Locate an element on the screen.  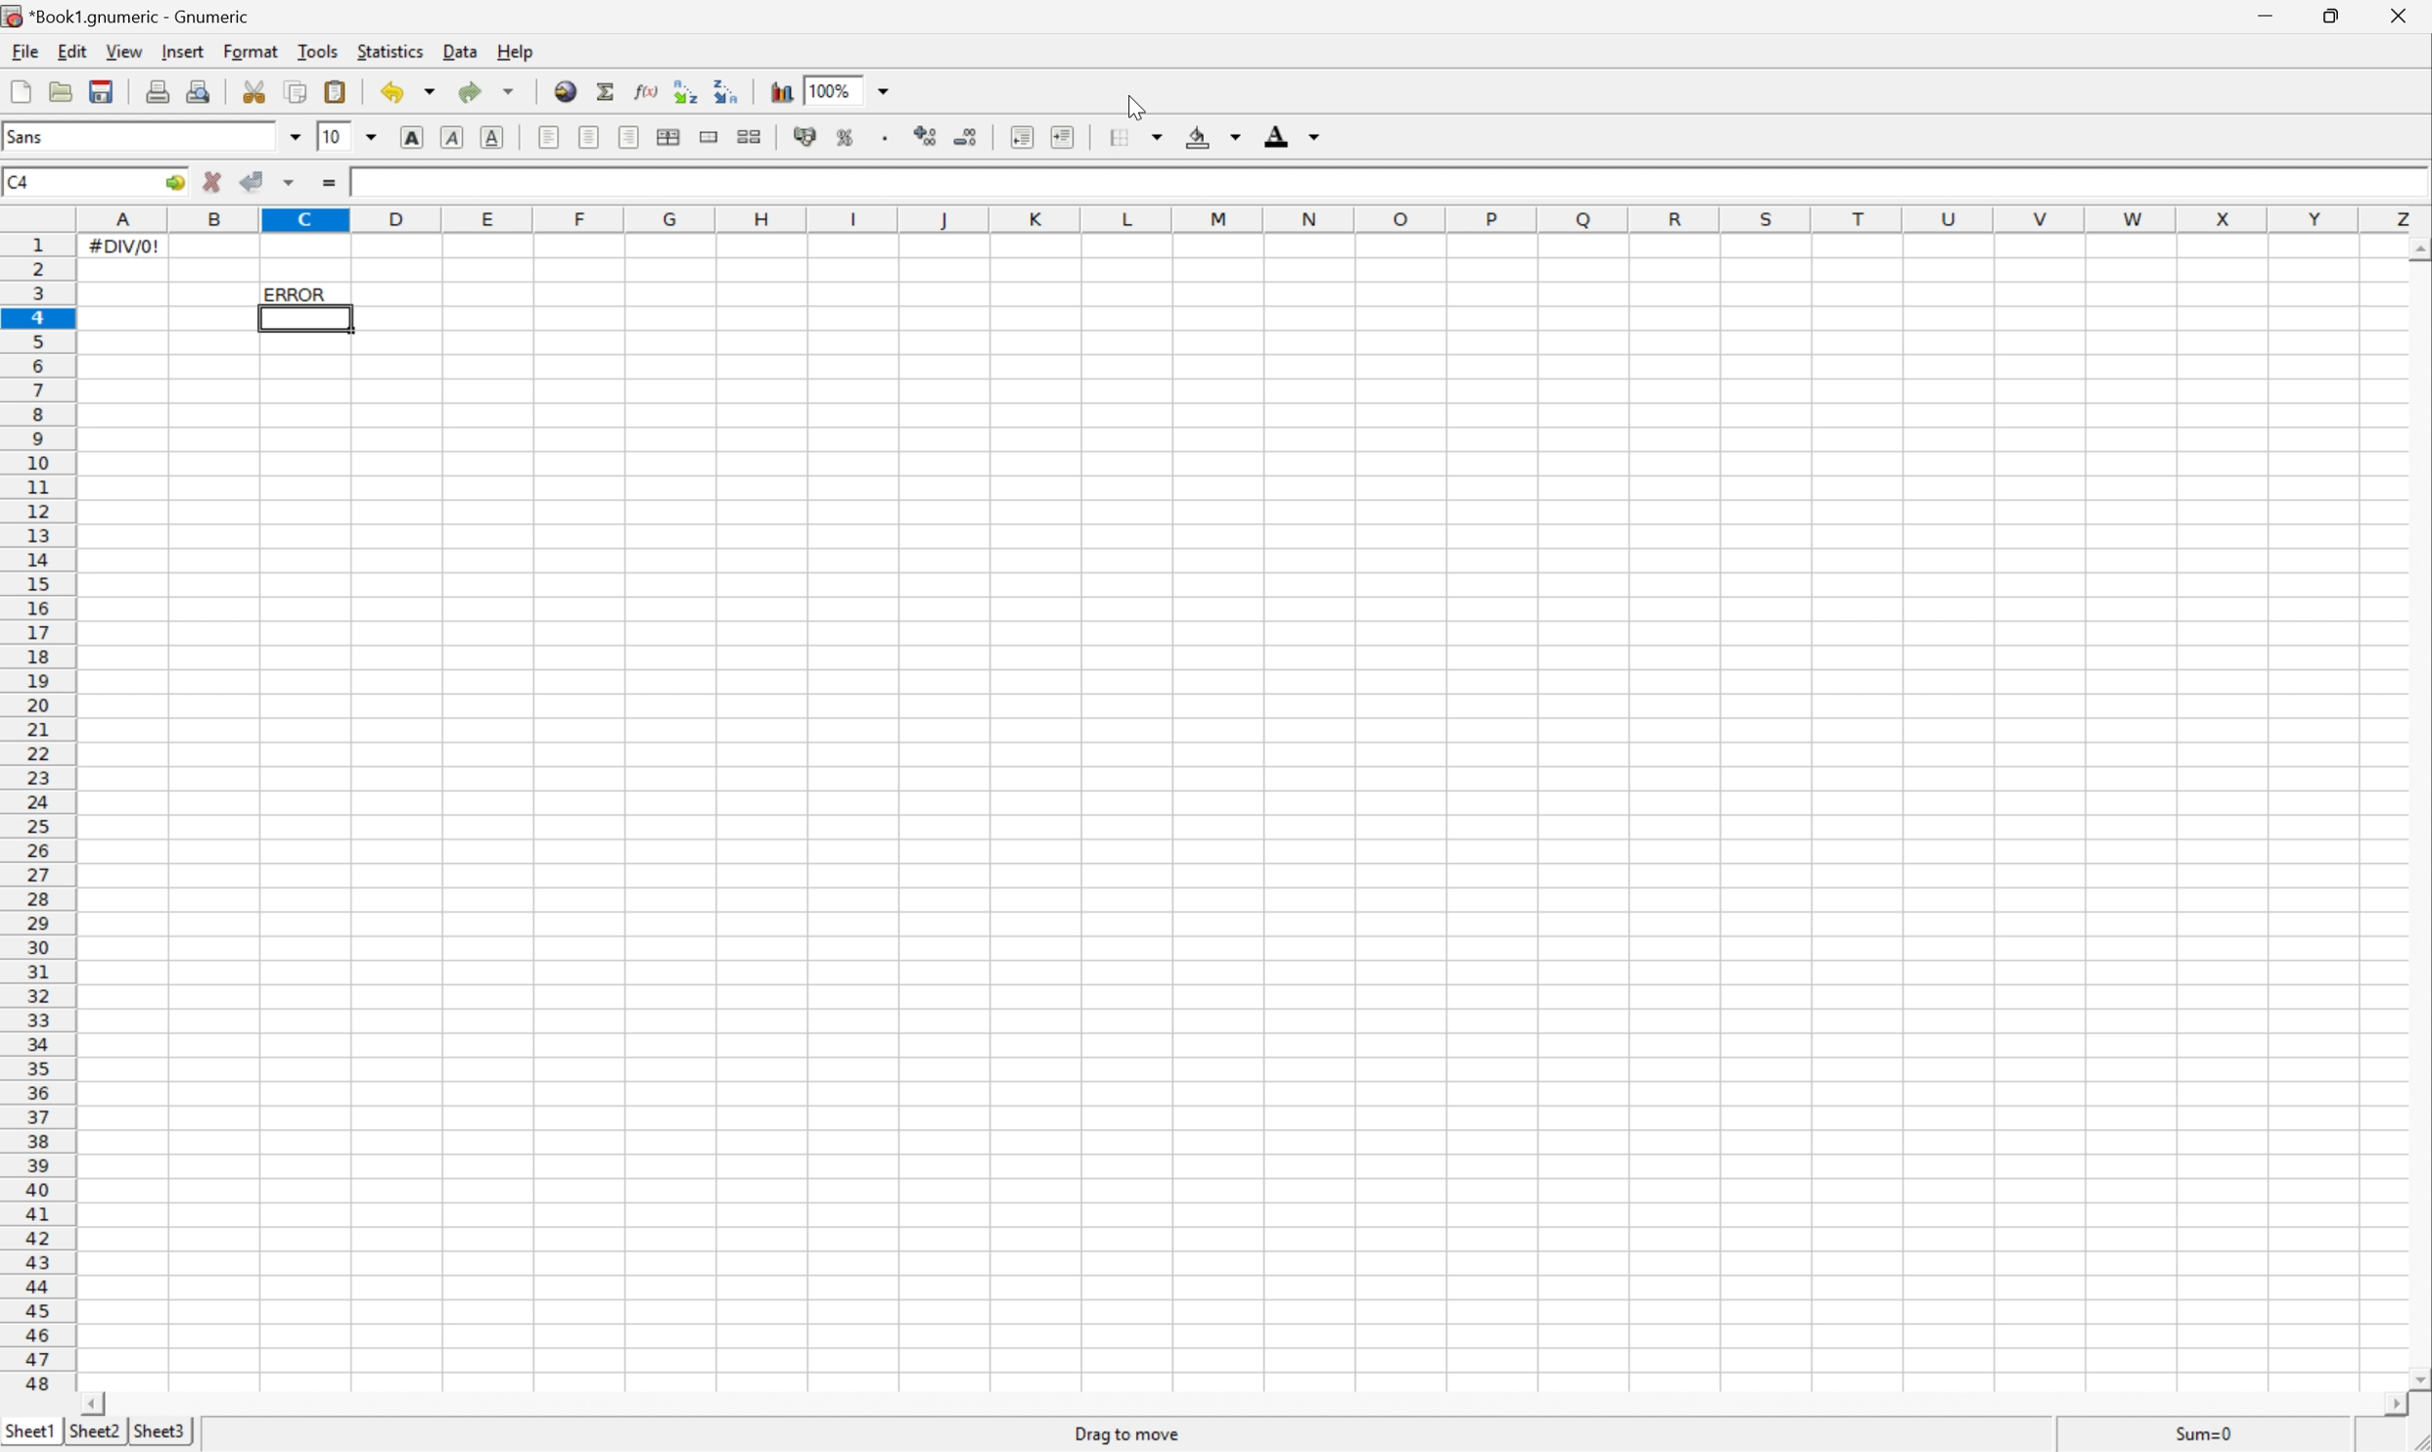
edit is located at coordinates (74, 53).